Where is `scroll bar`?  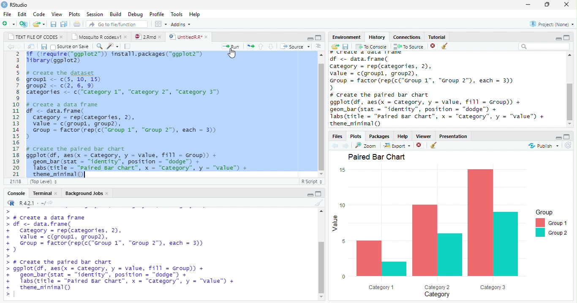
scroll bar is located at coordinates (321, 117).